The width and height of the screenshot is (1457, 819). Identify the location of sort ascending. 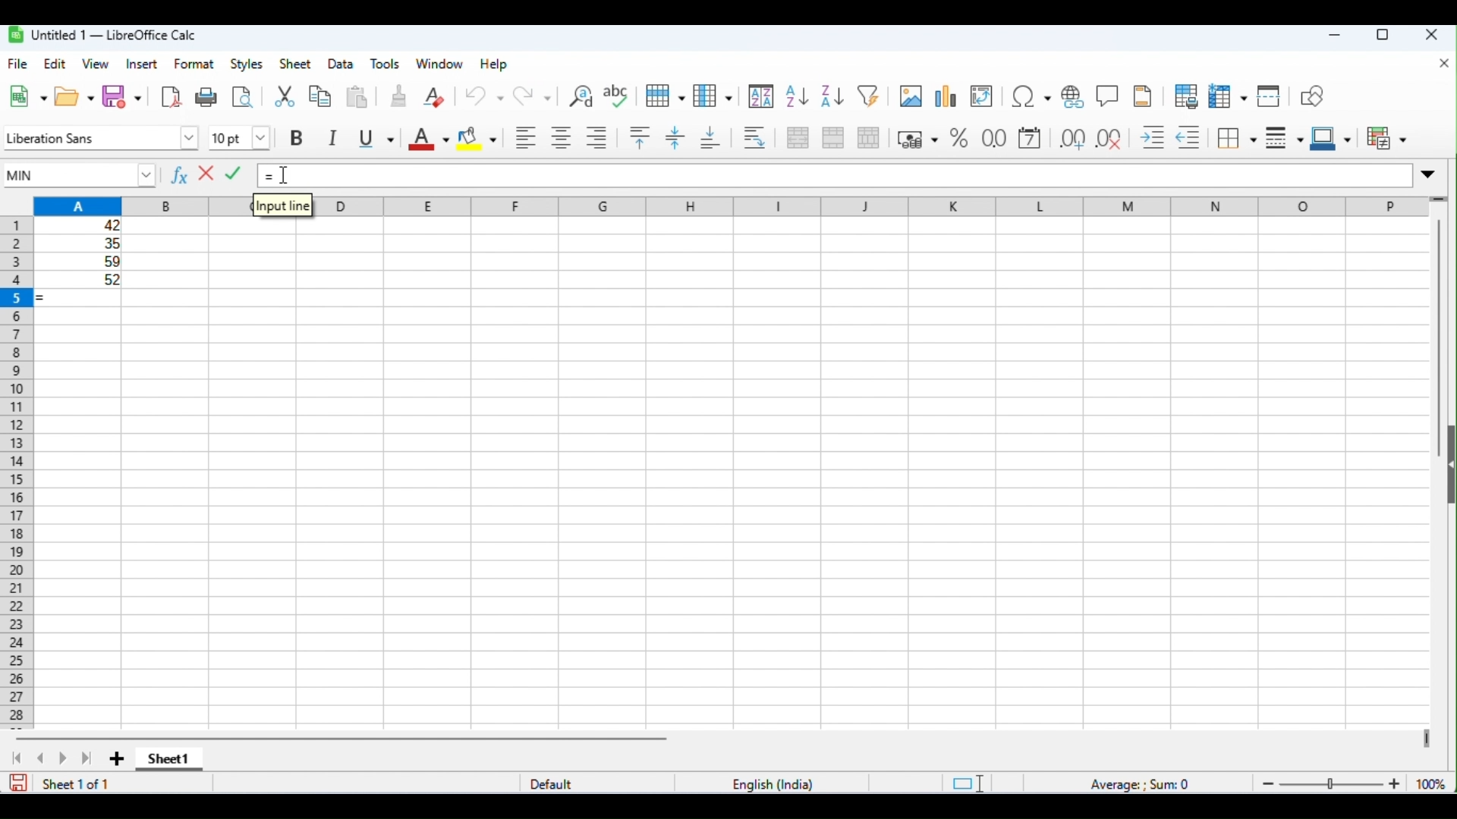
(798, 96).